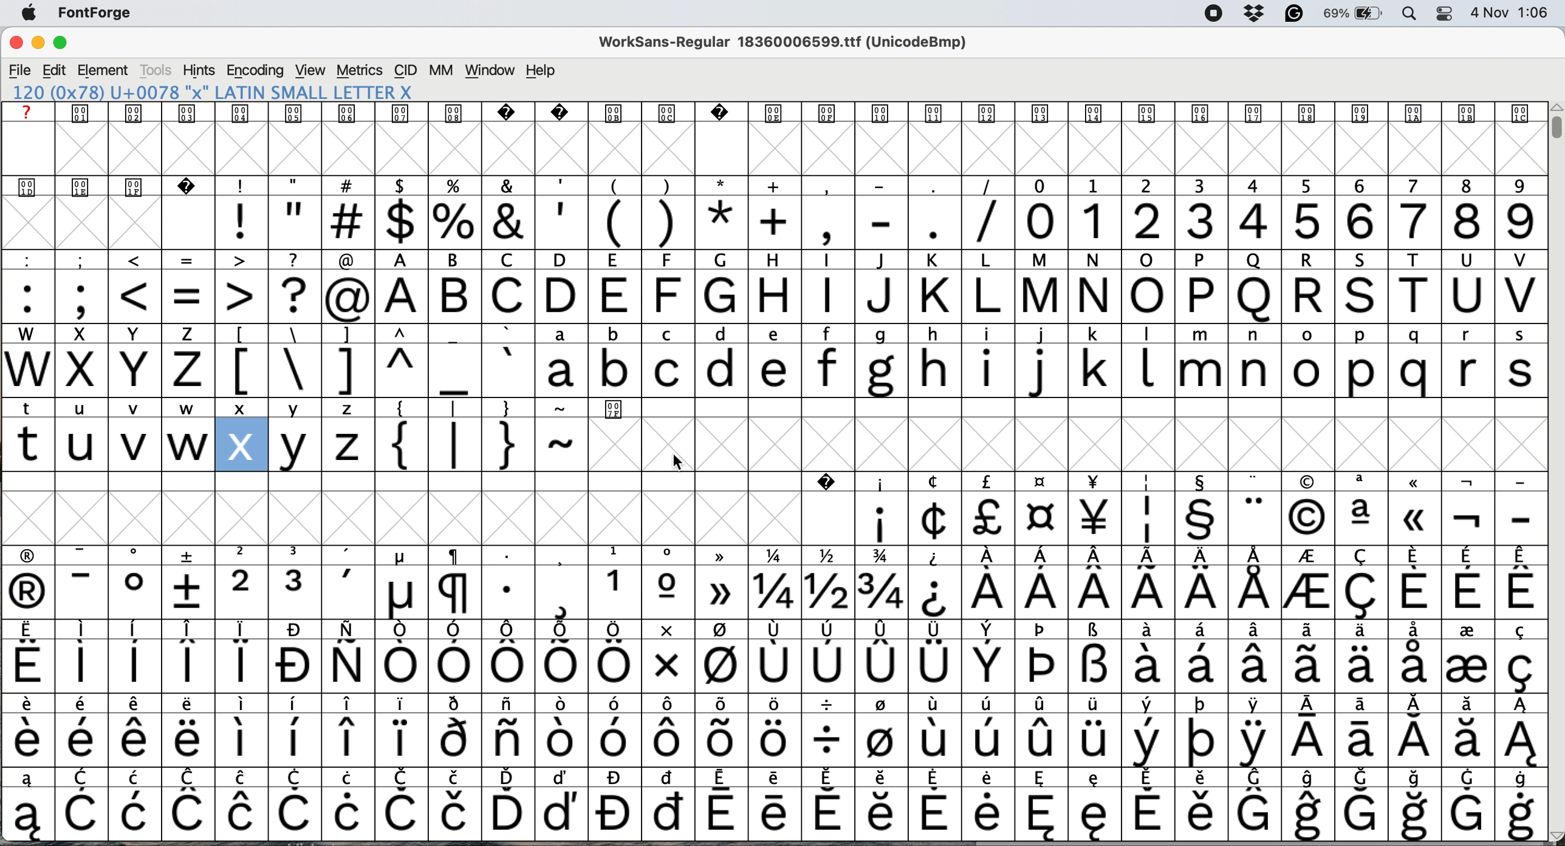 Image resolution: width=1565 pixels, height=846 pixels. I want to click on control center, so click(1442, 13).